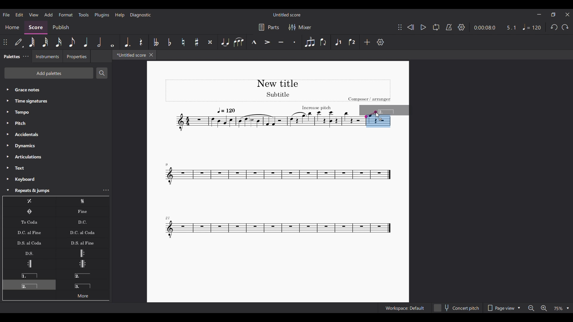 The height and width of the screenshot is (322, 573). Describe the element at coordinates (82, 295) in the screenshot. I see `More` at that location.